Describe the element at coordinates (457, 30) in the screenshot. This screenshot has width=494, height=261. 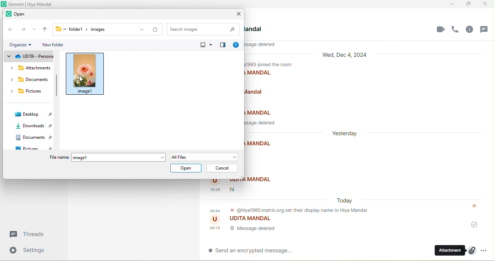
I see `voice call` at that location.